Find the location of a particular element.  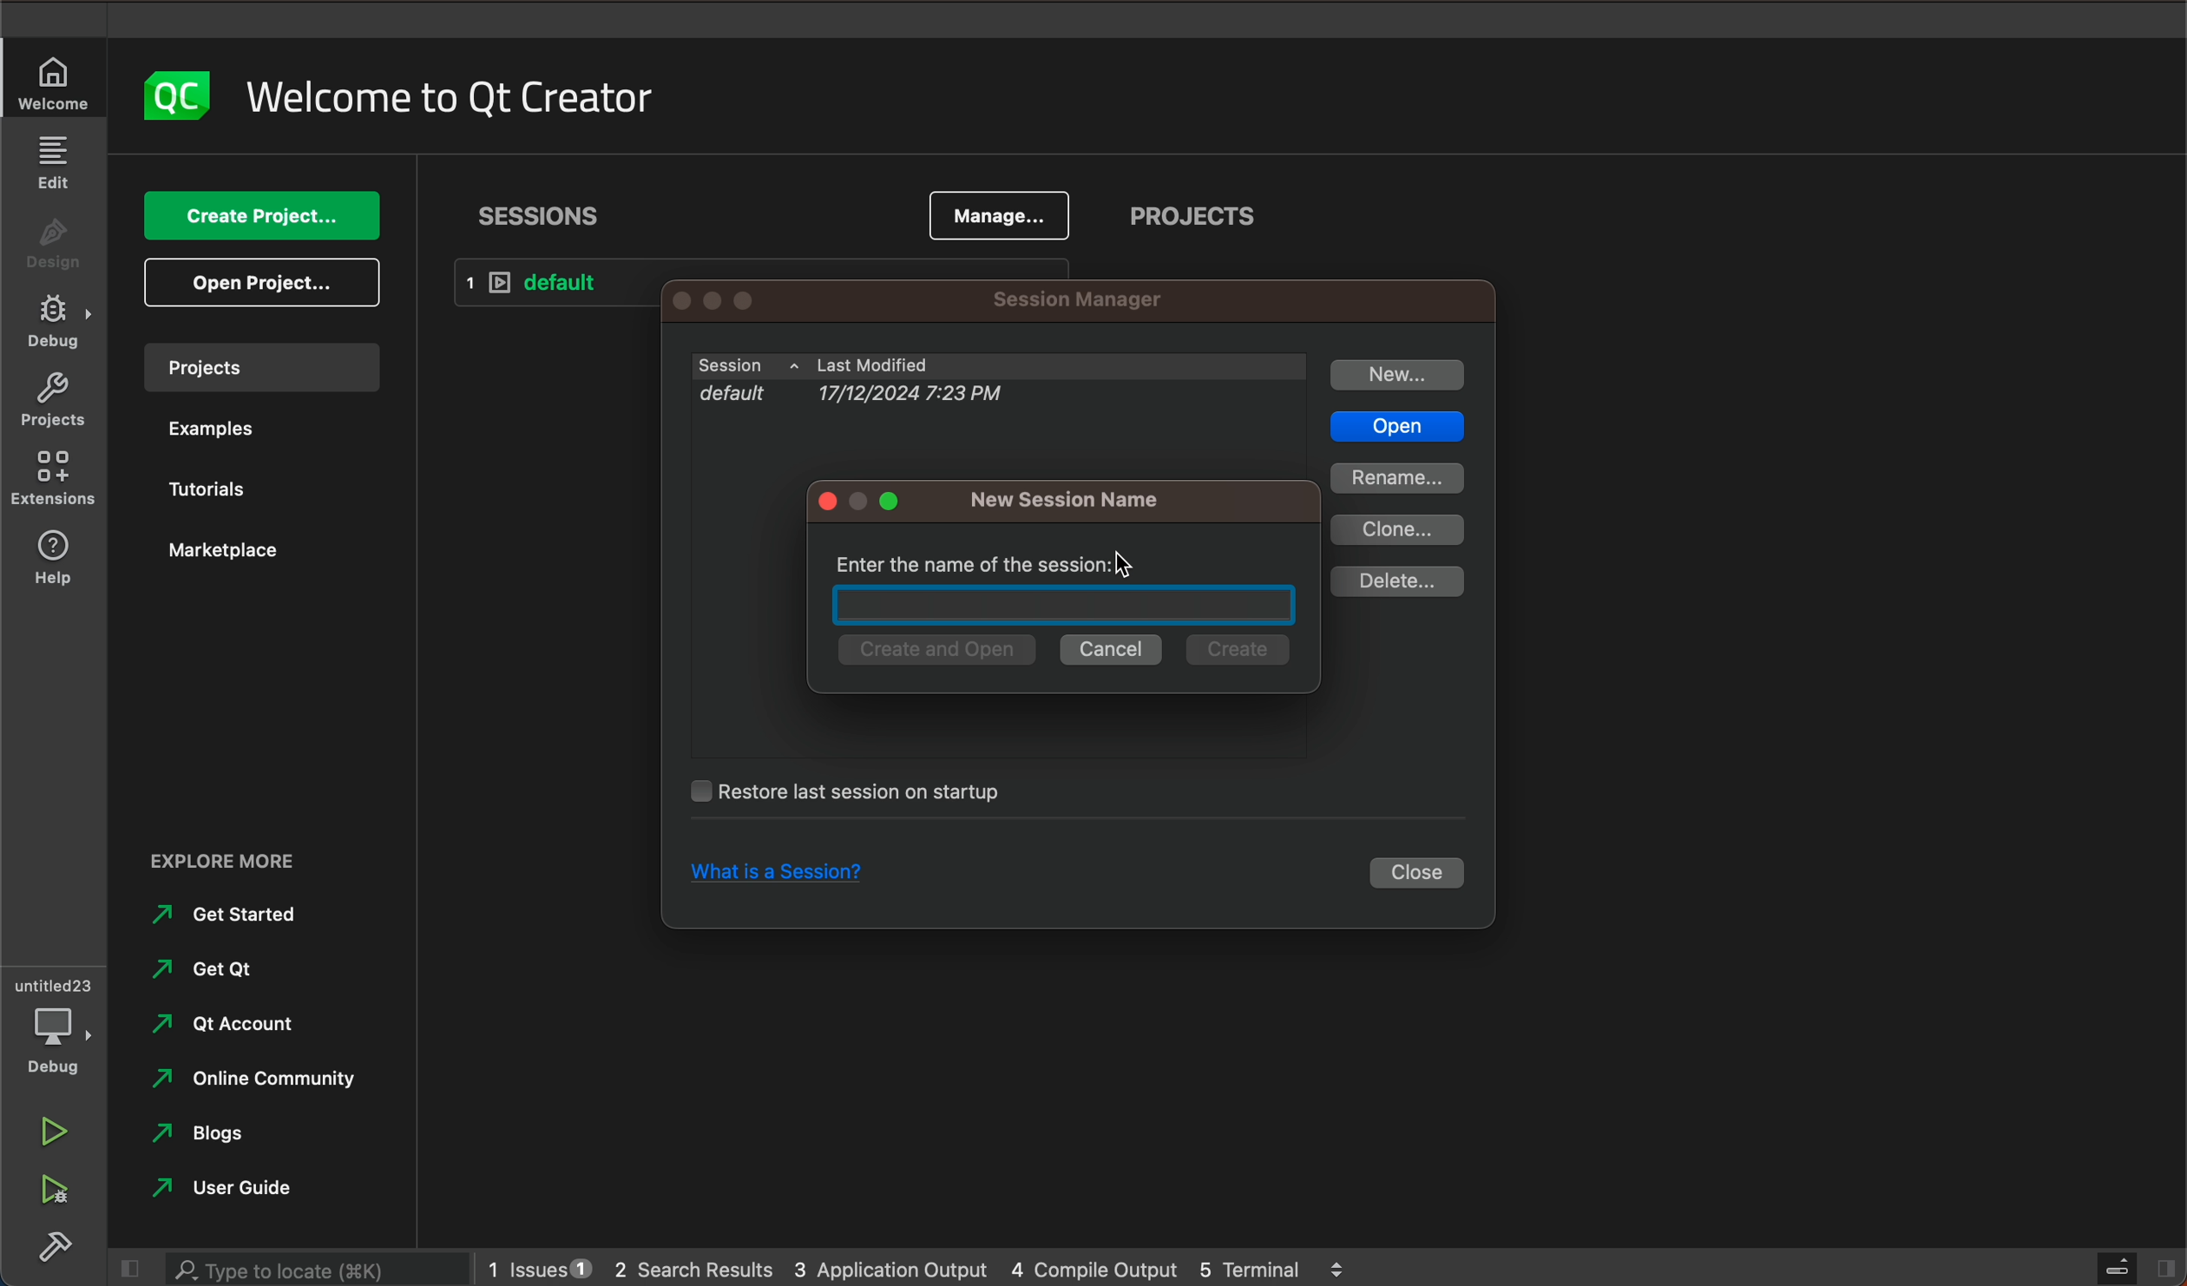

create project is located at coordinates (266, 217).